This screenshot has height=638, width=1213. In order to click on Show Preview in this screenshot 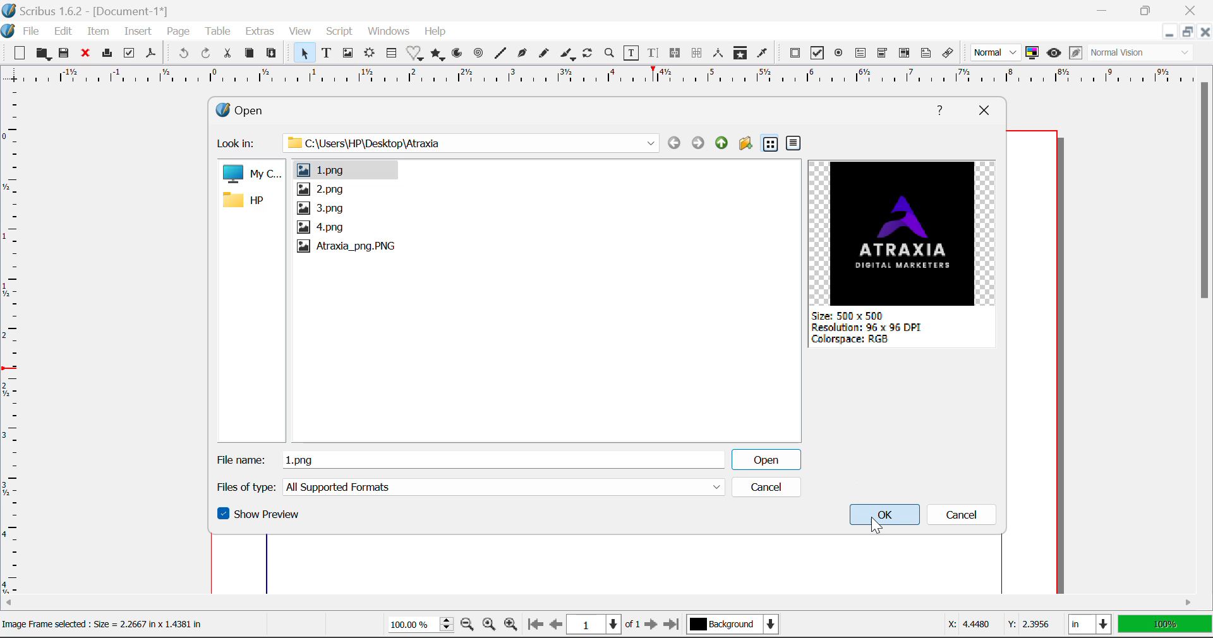, I will do `click(260, 517)`.